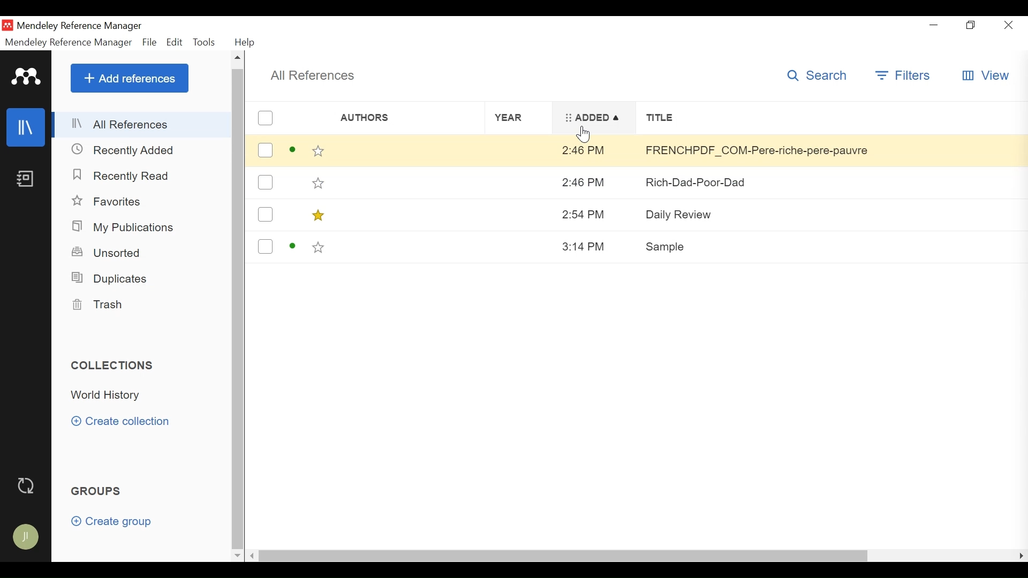 The width and height of the screenshot is (1028, 578). I want to click on Unsorted, so click(111, 253).